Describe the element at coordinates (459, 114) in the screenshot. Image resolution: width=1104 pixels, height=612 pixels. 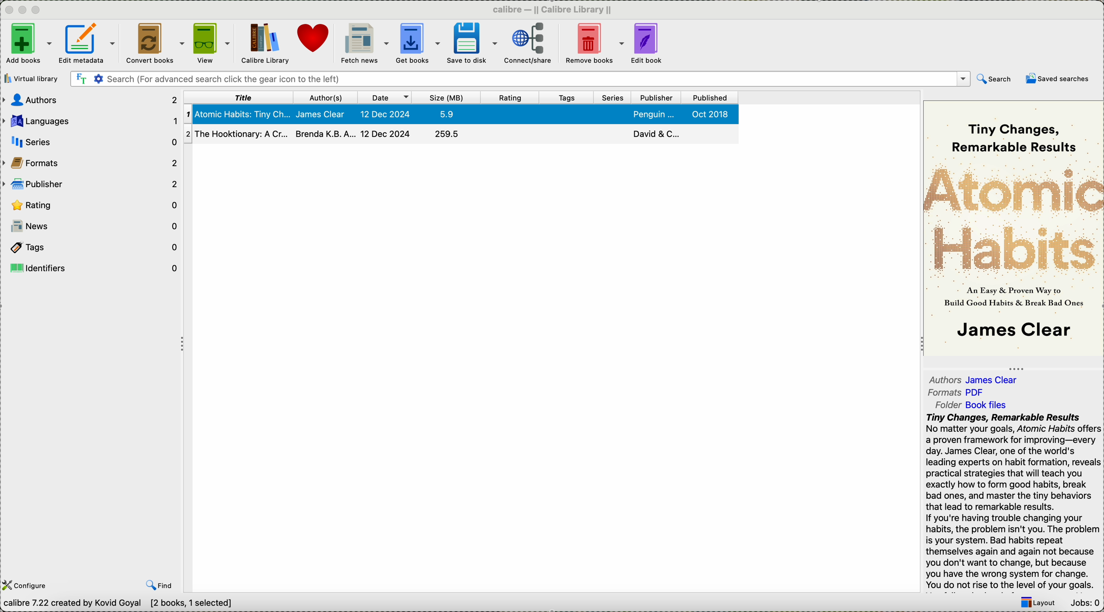
I see ` first book` at that location.